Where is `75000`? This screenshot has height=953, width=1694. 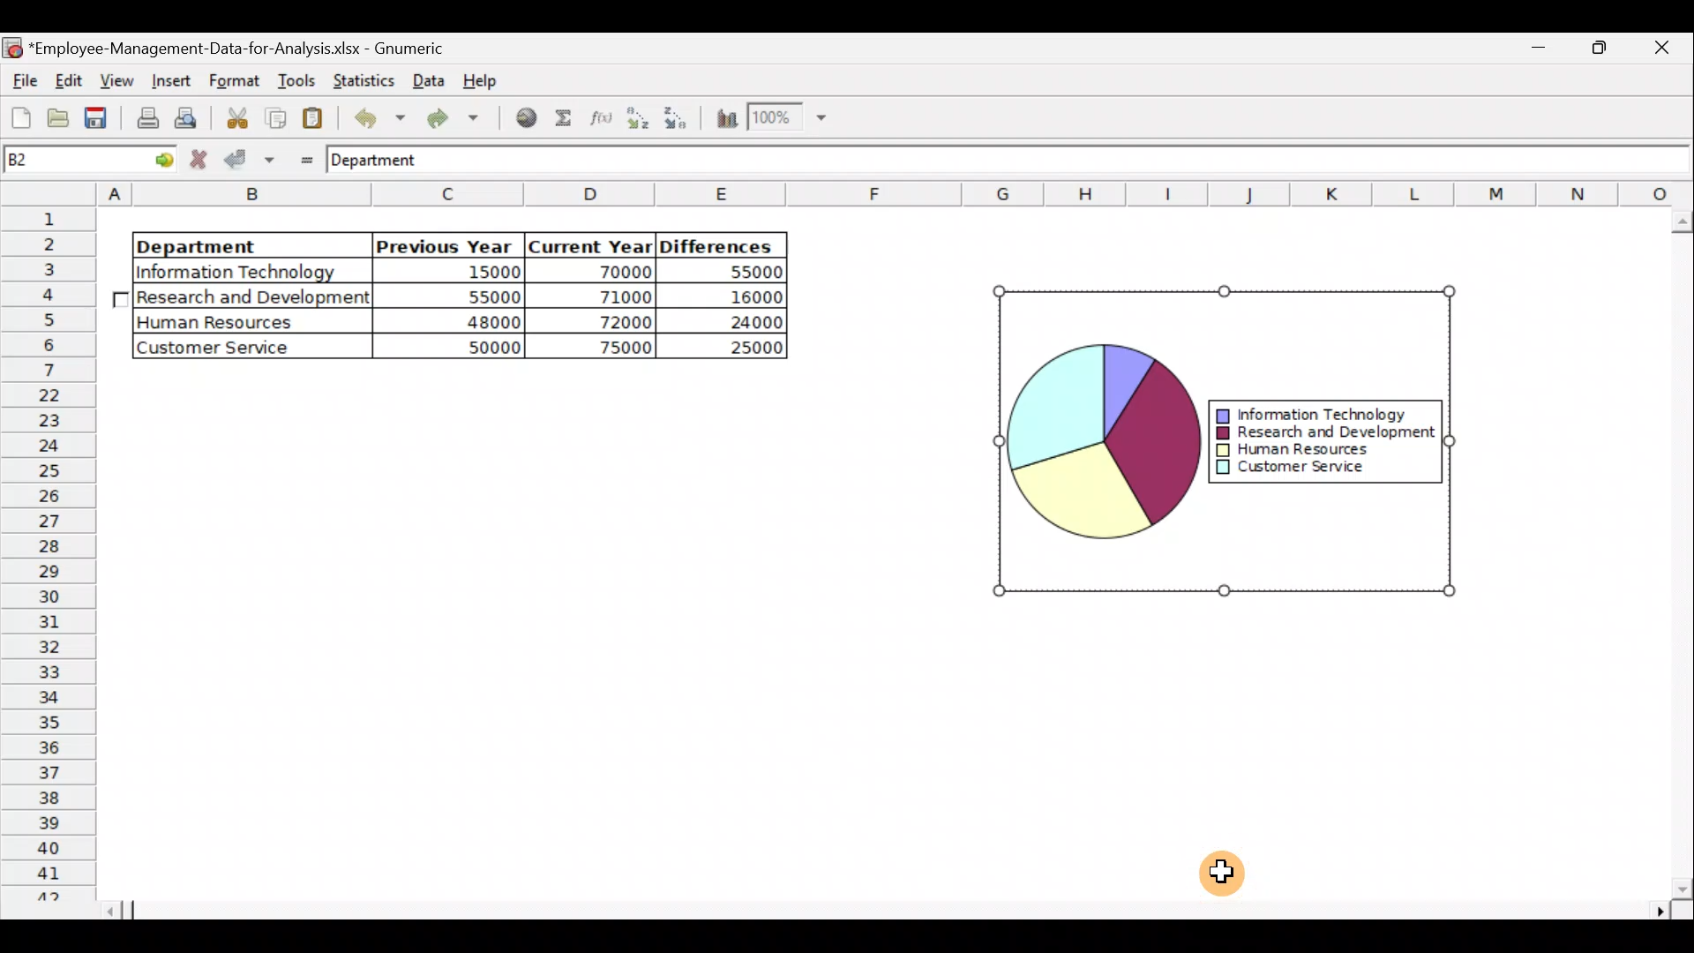
75000 is located at coordinates (602, 349).